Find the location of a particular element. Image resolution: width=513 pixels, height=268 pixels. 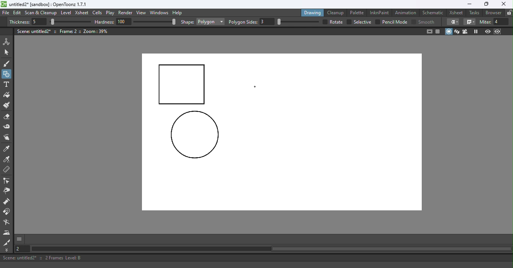

Animate tool is located at coordinates (8, 42).